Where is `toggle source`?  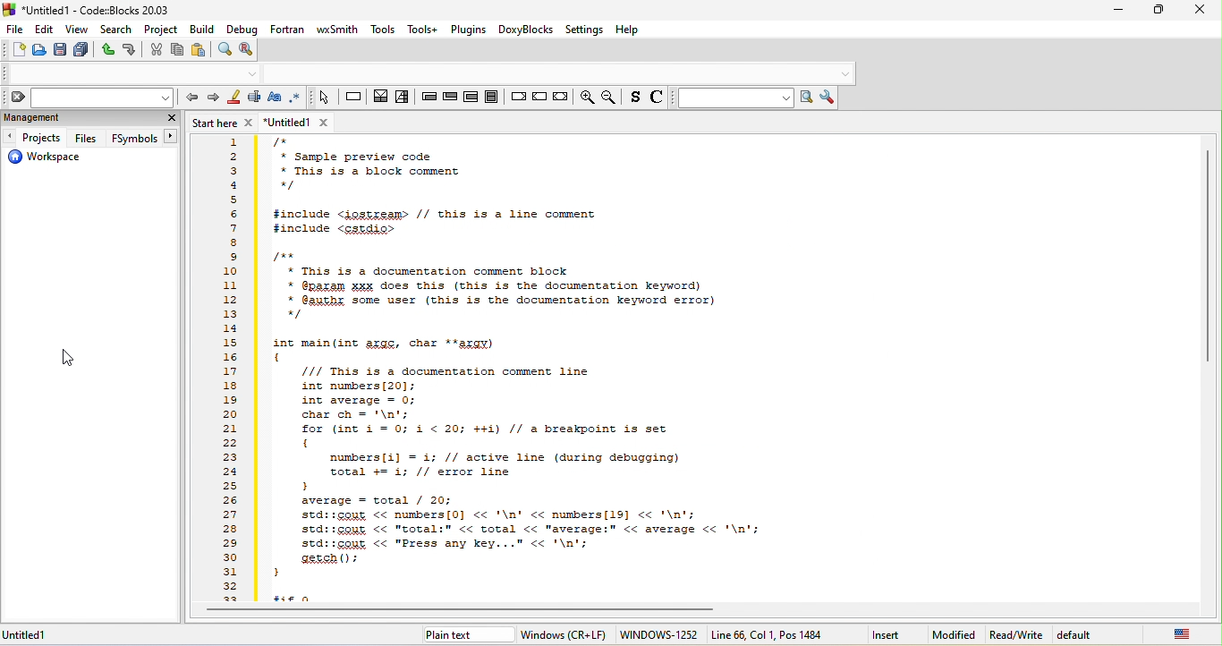 toggle source is located at coordinates (657, 99).